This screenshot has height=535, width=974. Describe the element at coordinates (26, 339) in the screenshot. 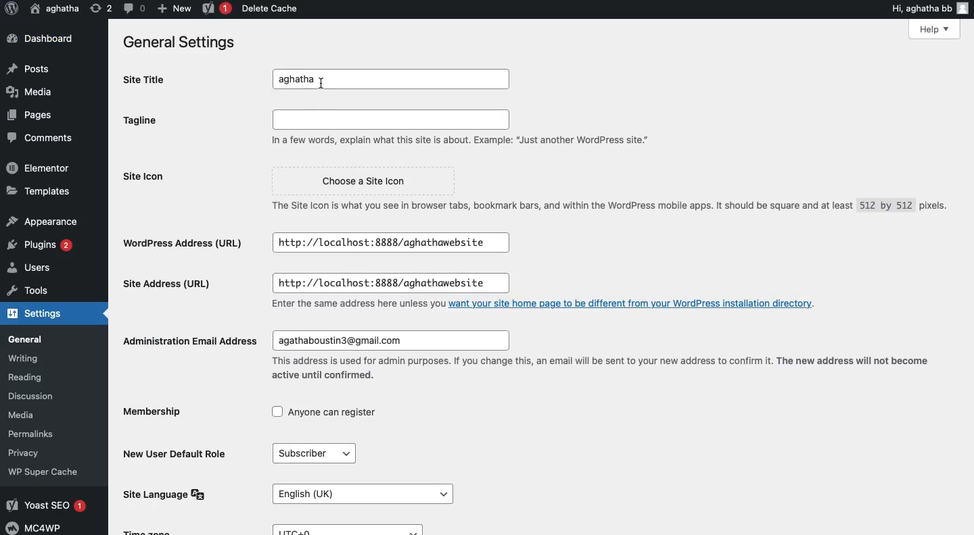

I see `General` at that location.